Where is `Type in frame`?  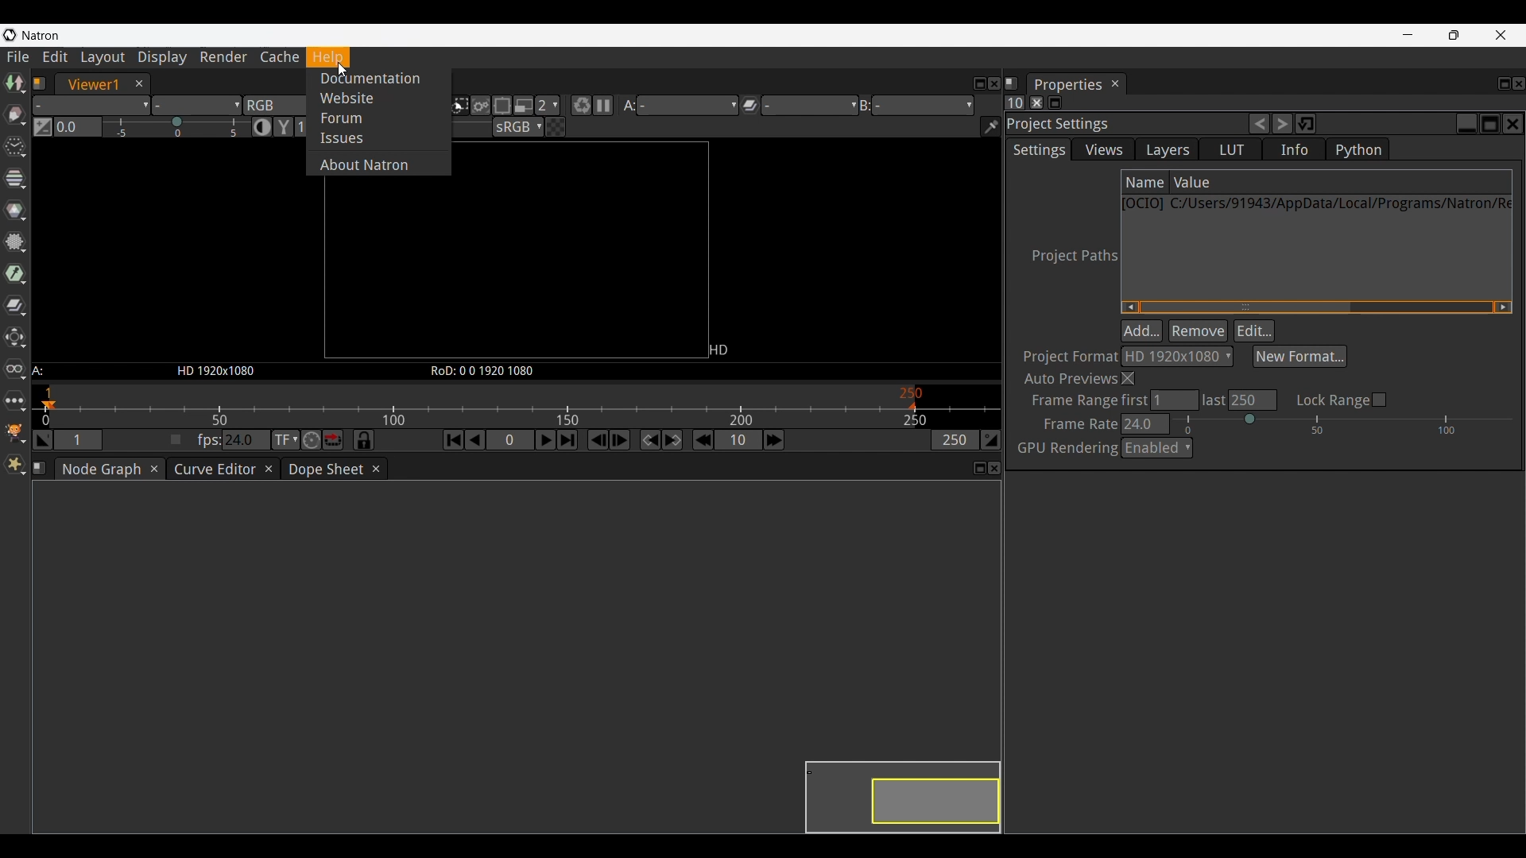 Type in frame is located at coordinates (511, 440).